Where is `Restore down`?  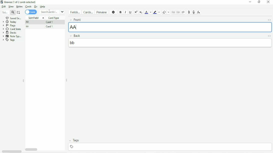
Restore down is located at coordinates (259, 2).